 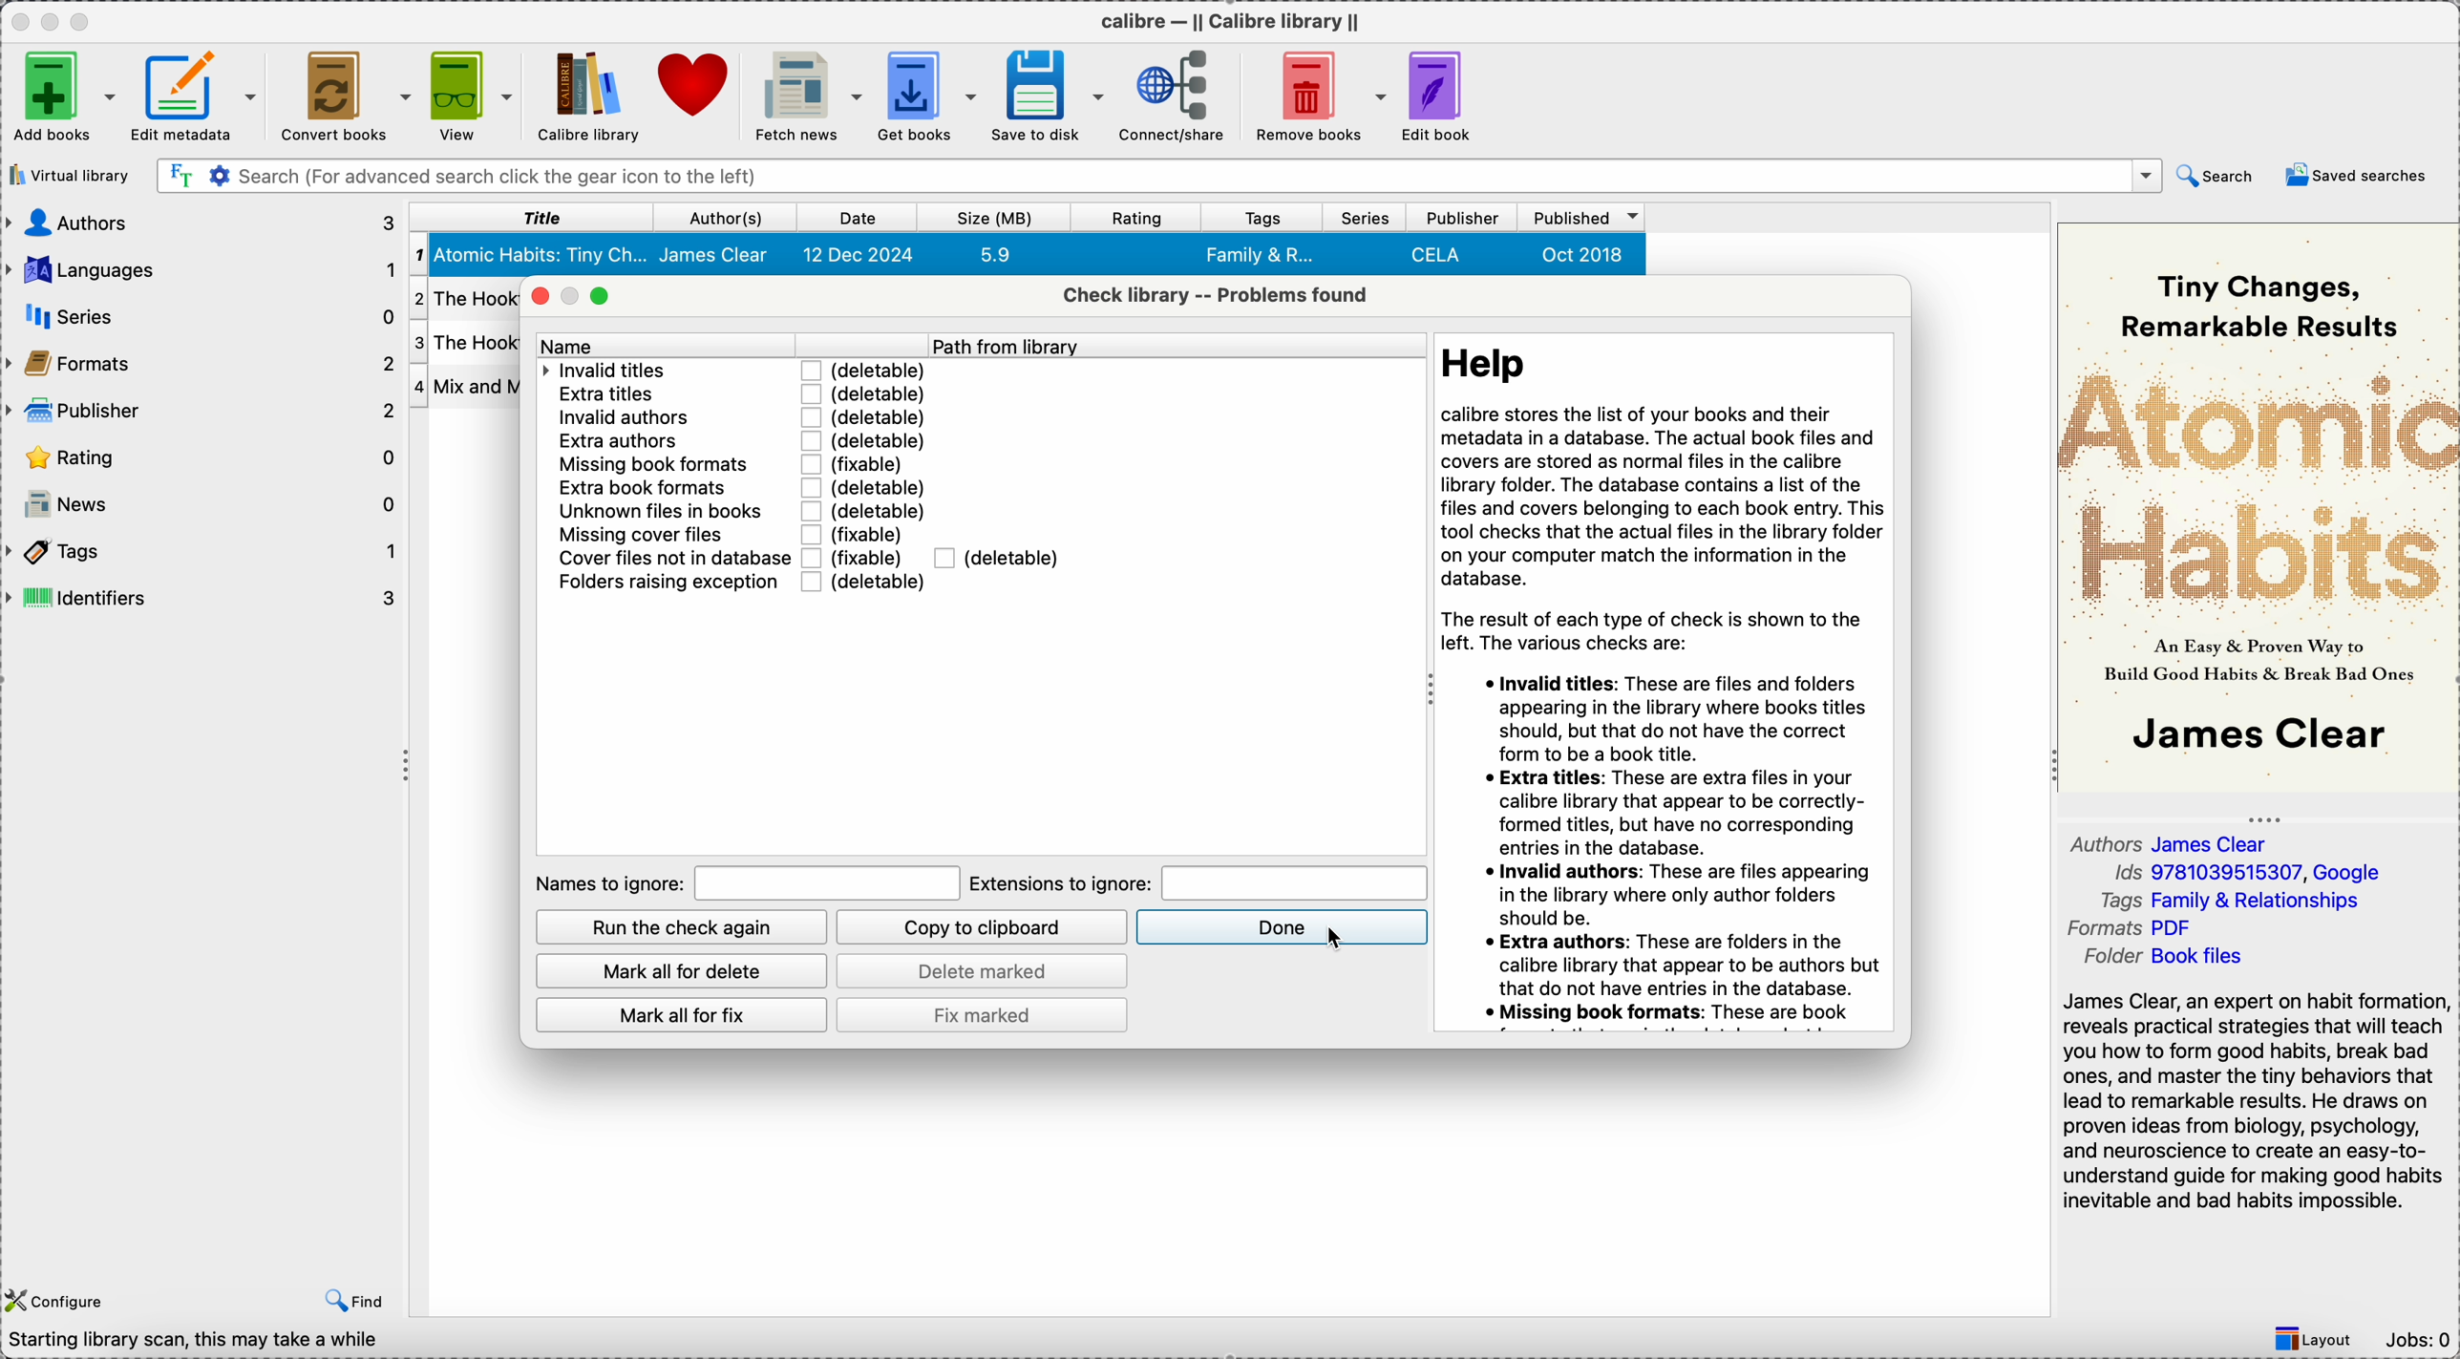 What do you see at coordinates (1122, 177) in the screenshot?
I see `search bar` at bounding box center [1122, 177].